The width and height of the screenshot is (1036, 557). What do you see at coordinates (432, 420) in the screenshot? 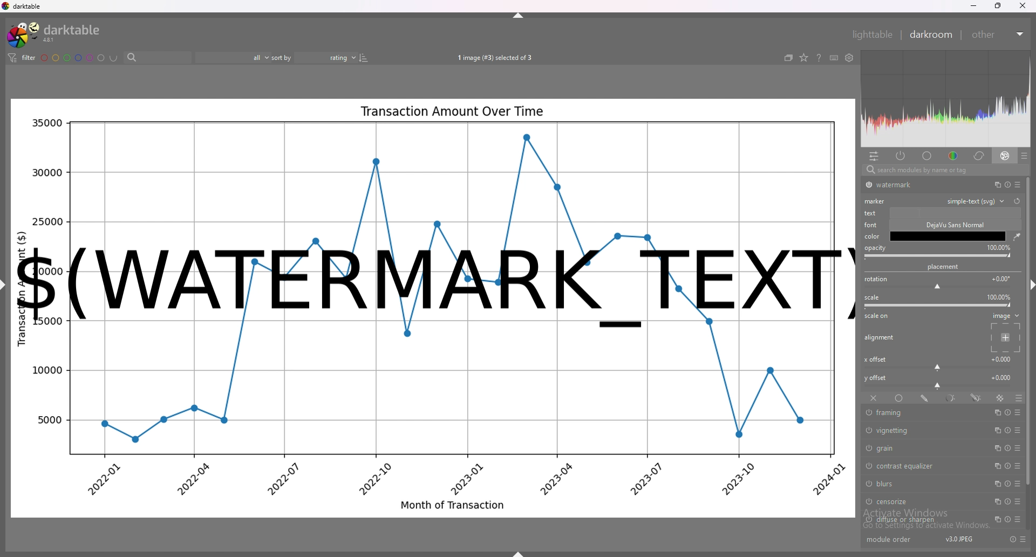
I see `graph` at bounding box center [432, 420].